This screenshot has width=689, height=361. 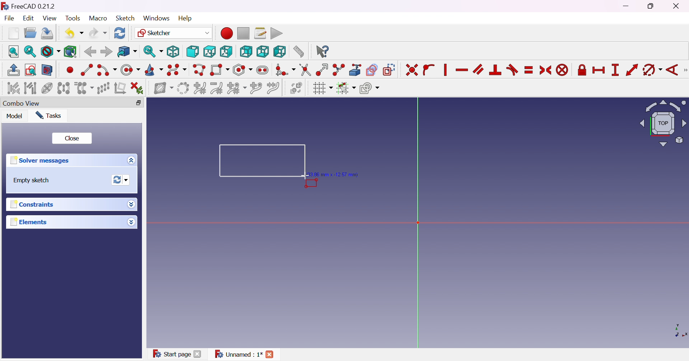 What do you see at coordinates (106, 71) in the screenshot?
I see `Create arc` at bounding box center [106, 71].